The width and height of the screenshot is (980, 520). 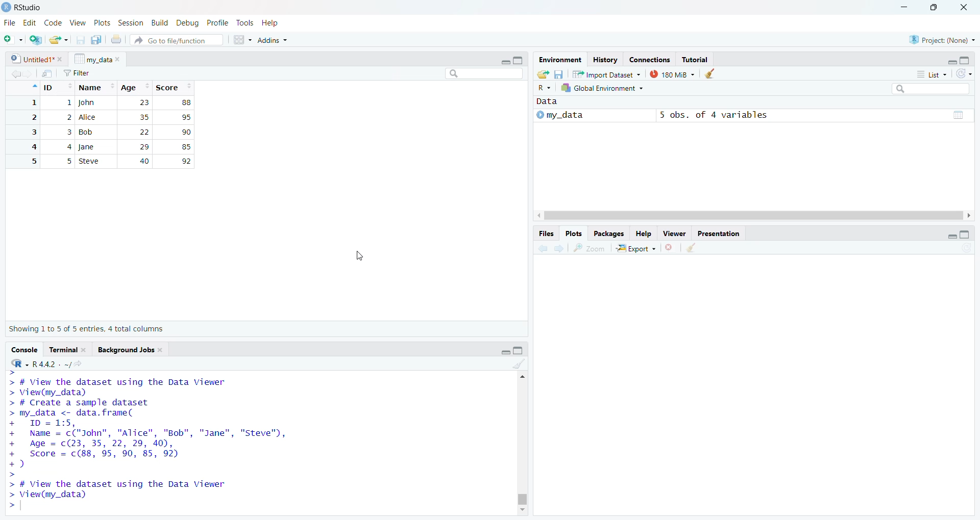 I want to click on Scroll bar, so click(x=755, y=216).